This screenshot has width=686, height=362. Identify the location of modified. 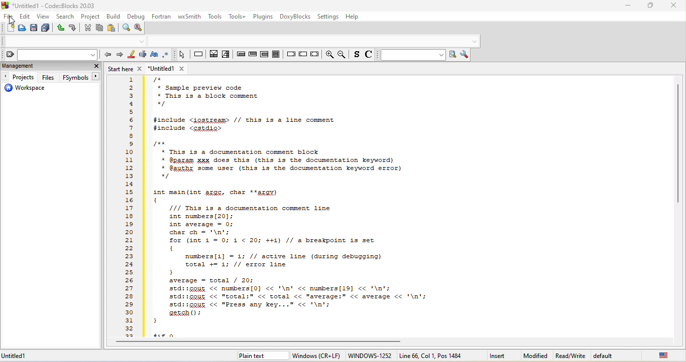
(537, 356).